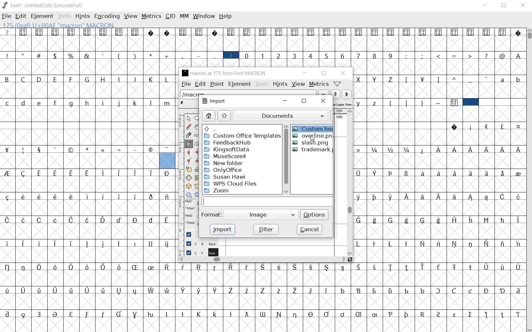  I want to click on >, so click(471, 55).